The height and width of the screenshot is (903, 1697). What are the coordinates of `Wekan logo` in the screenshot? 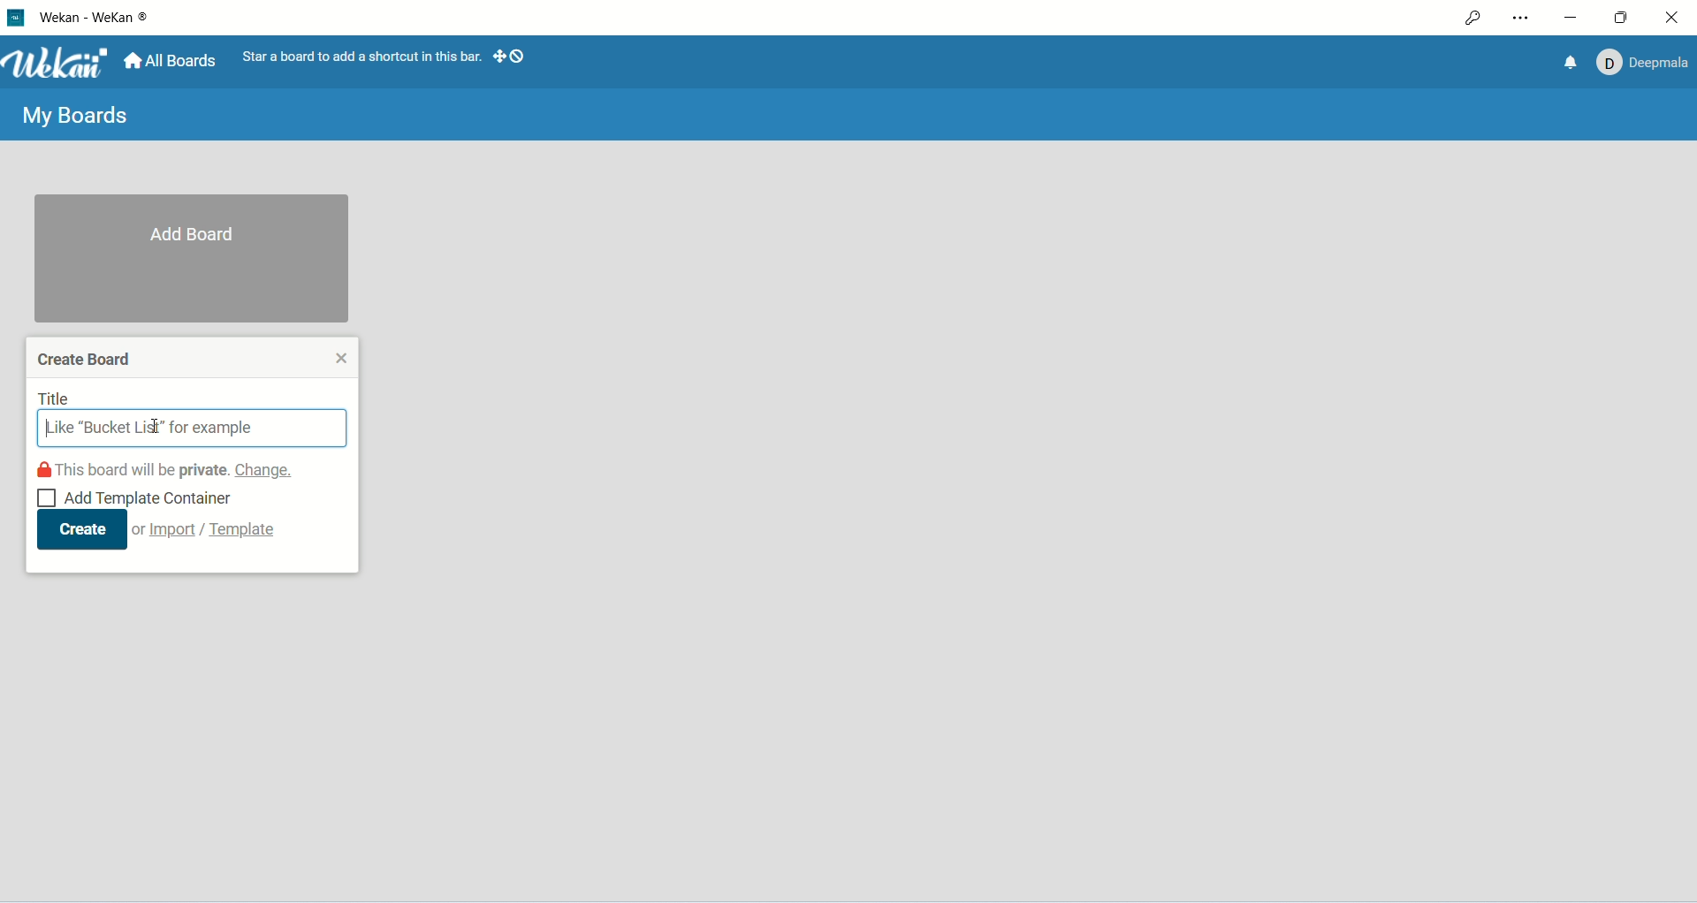 It's located at (55, 63).